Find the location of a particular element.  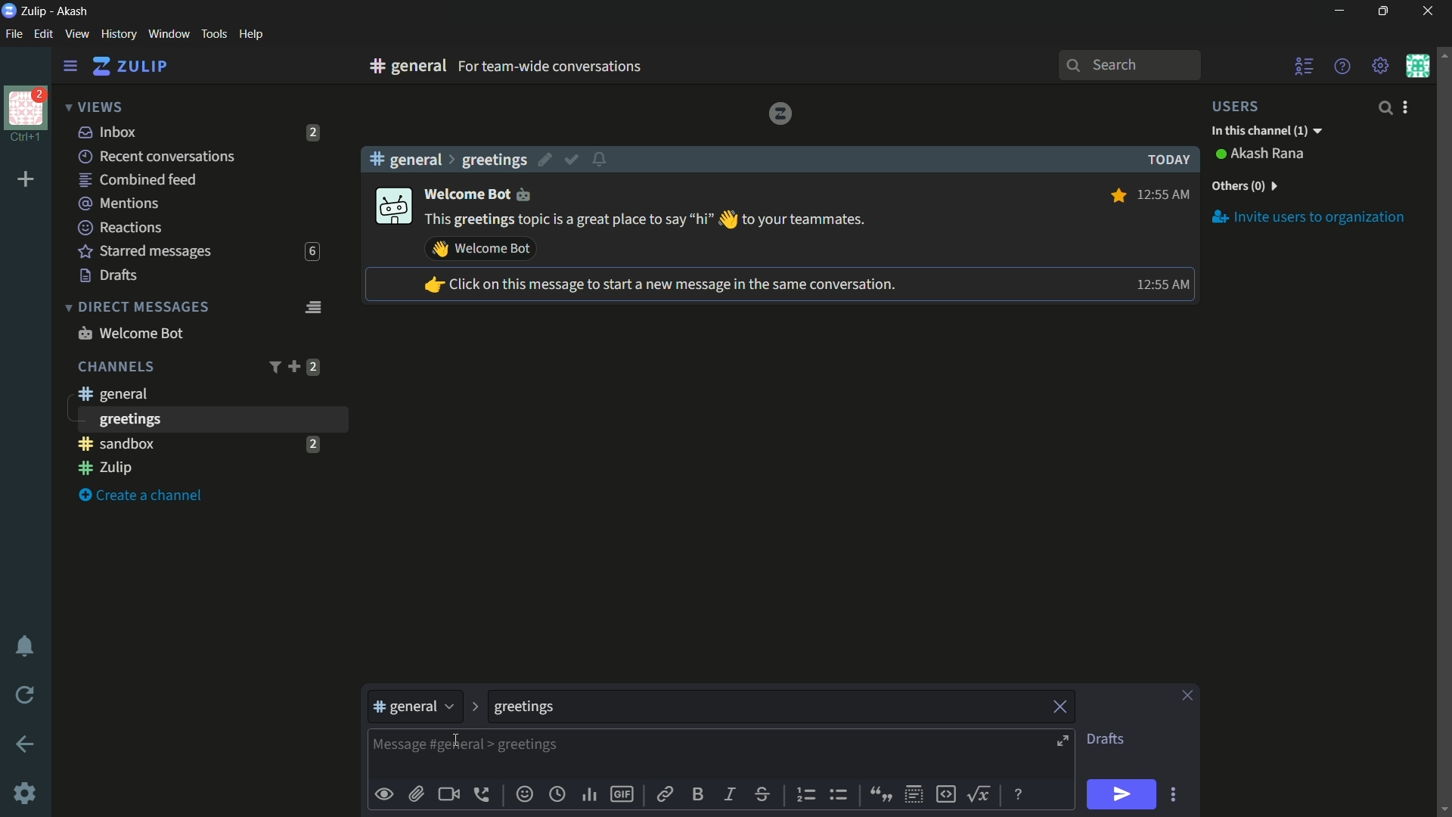

history menu is located at coordinates (119, 33).